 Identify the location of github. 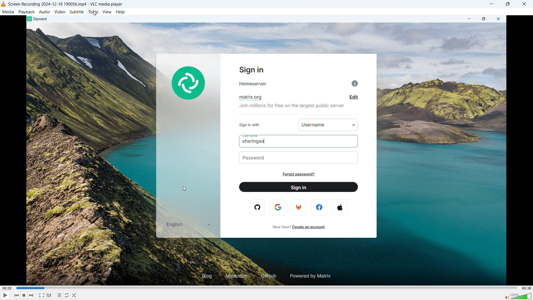
(266, 276).